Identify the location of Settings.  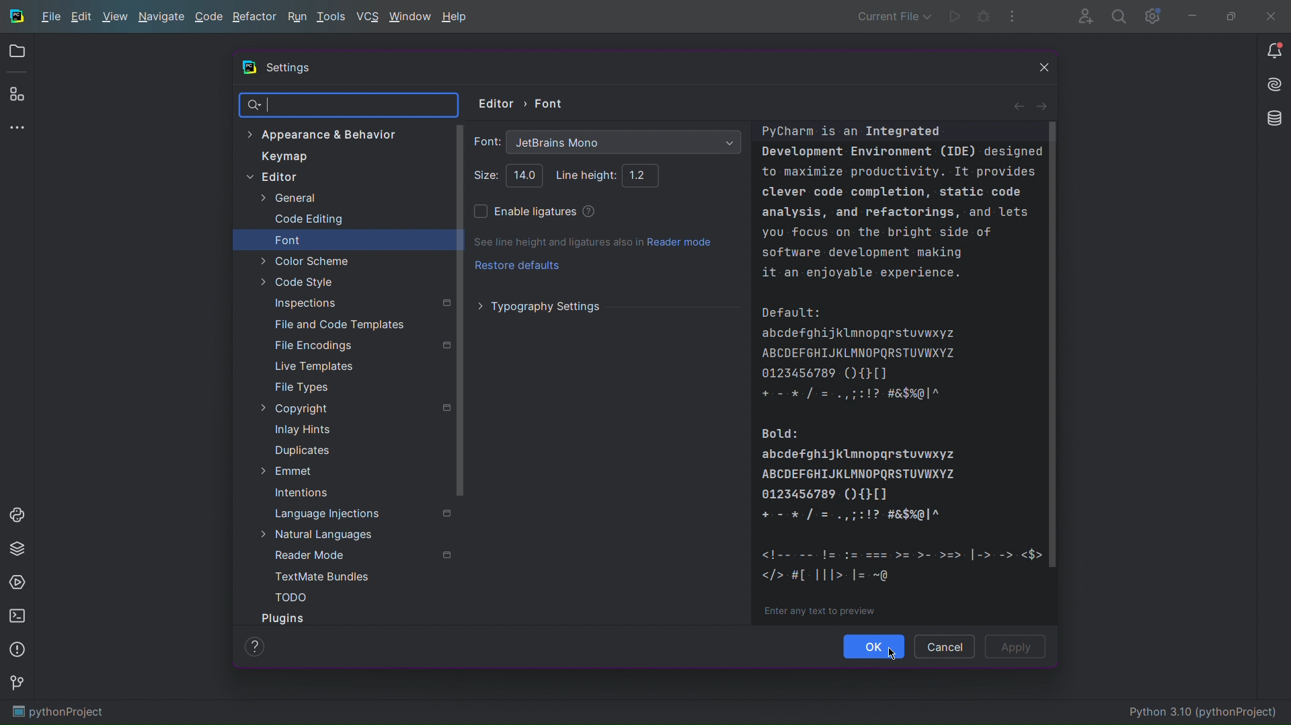
(289, 69).